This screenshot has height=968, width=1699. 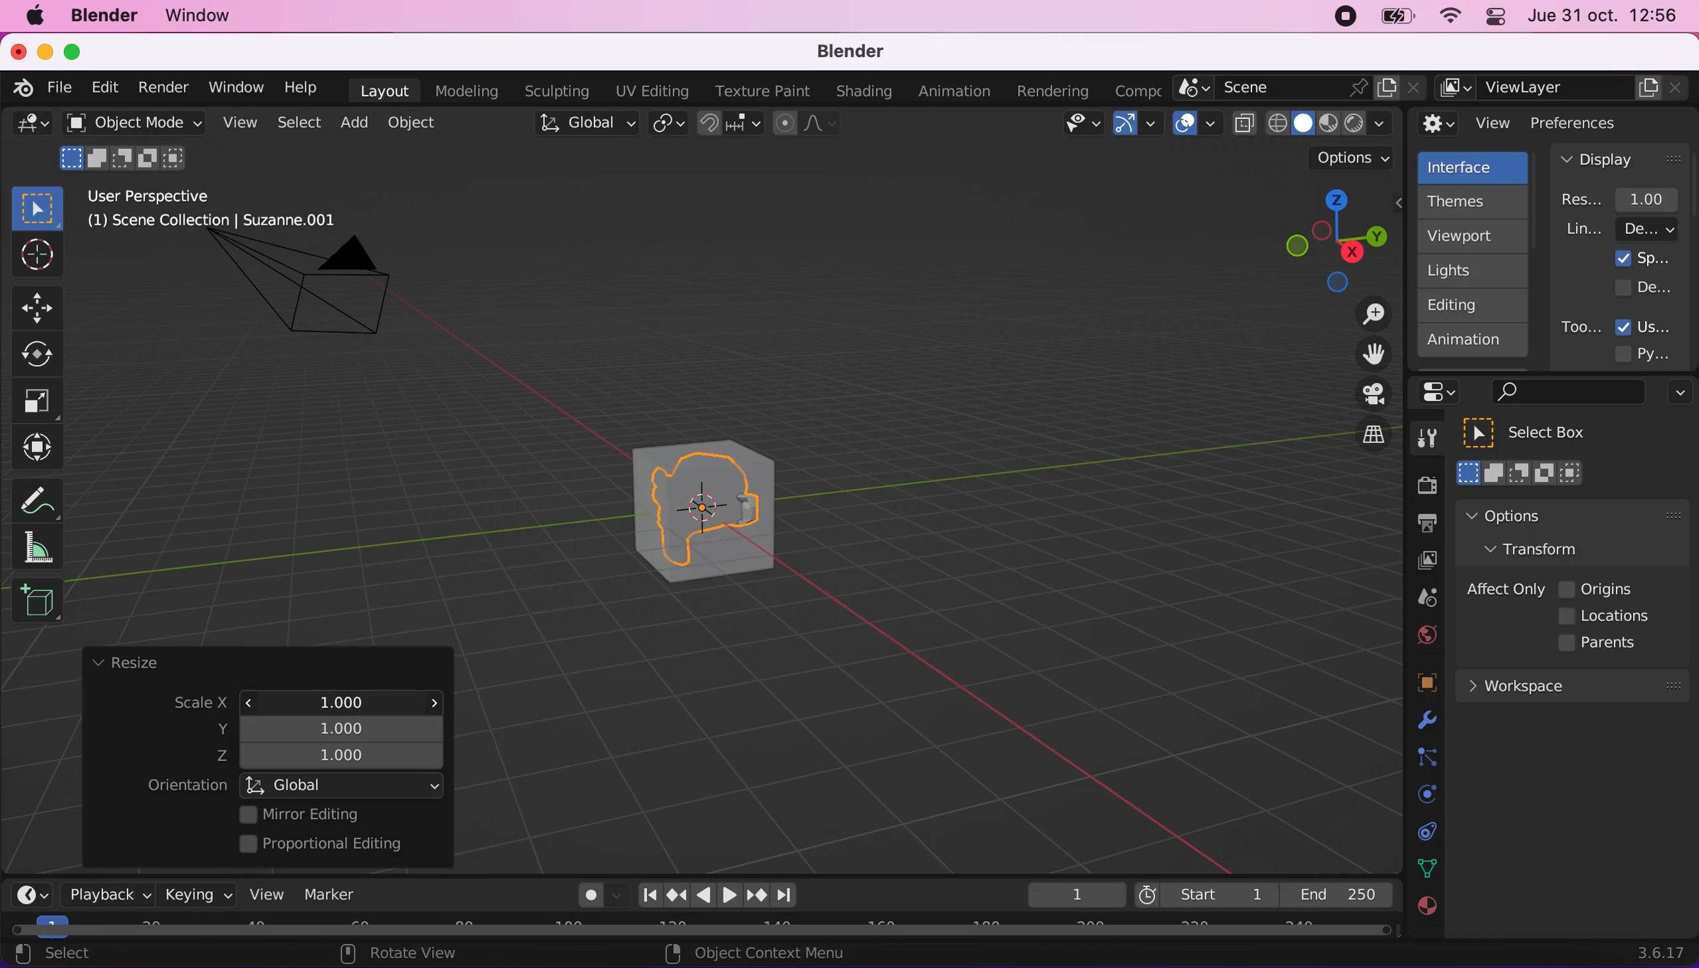 I want to click on render, so click(x=162, y=88).